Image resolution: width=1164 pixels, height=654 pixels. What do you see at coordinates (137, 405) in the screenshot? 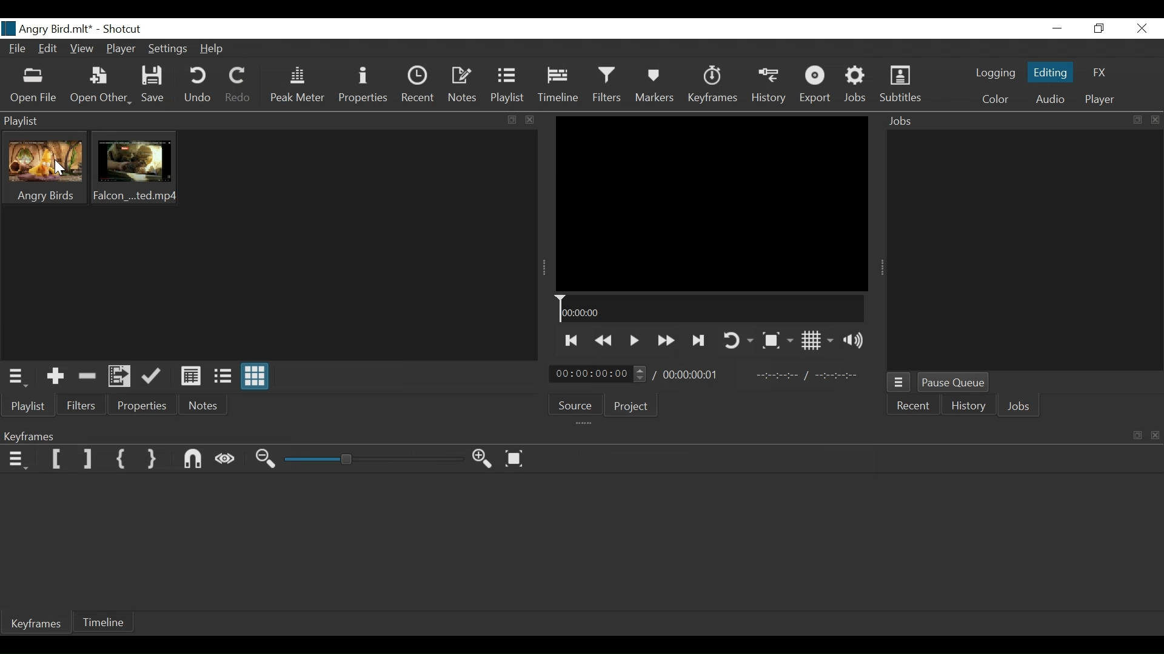
I see `Properties` at bounding box center [137, 405].